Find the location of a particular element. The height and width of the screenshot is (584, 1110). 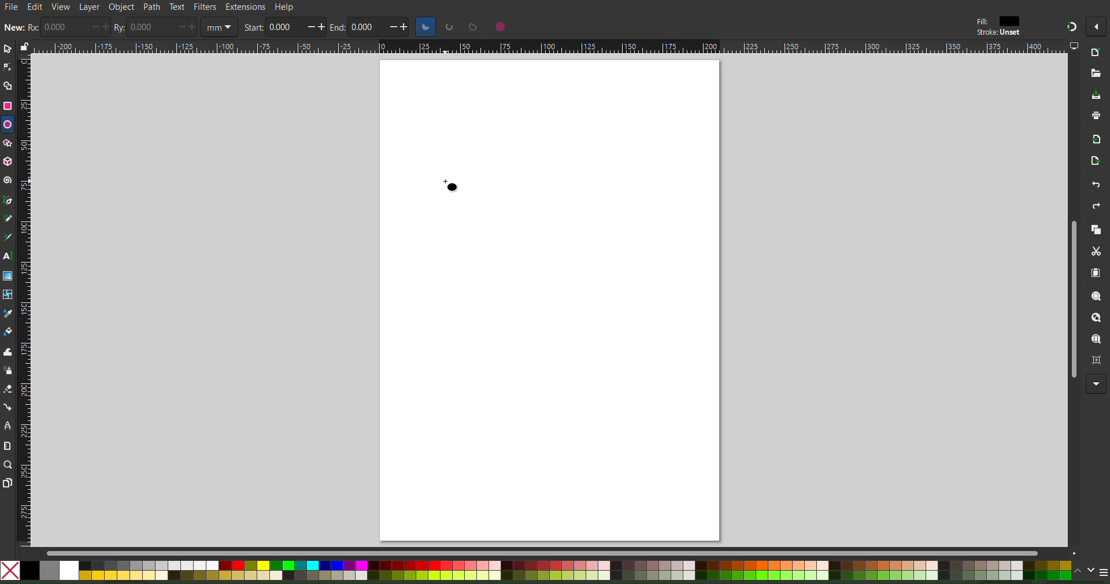

Object is located at coordinates (121, 8).